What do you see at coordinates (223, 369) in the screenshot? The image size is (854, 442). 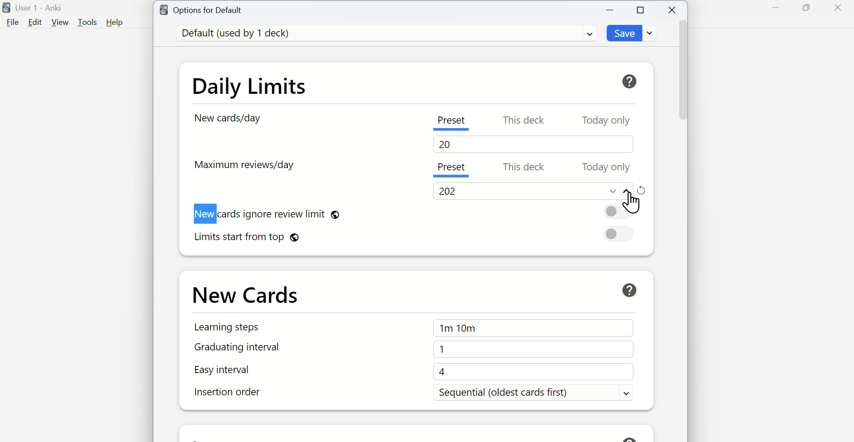 I see `Easy interval` at bounding box center [223, 369].